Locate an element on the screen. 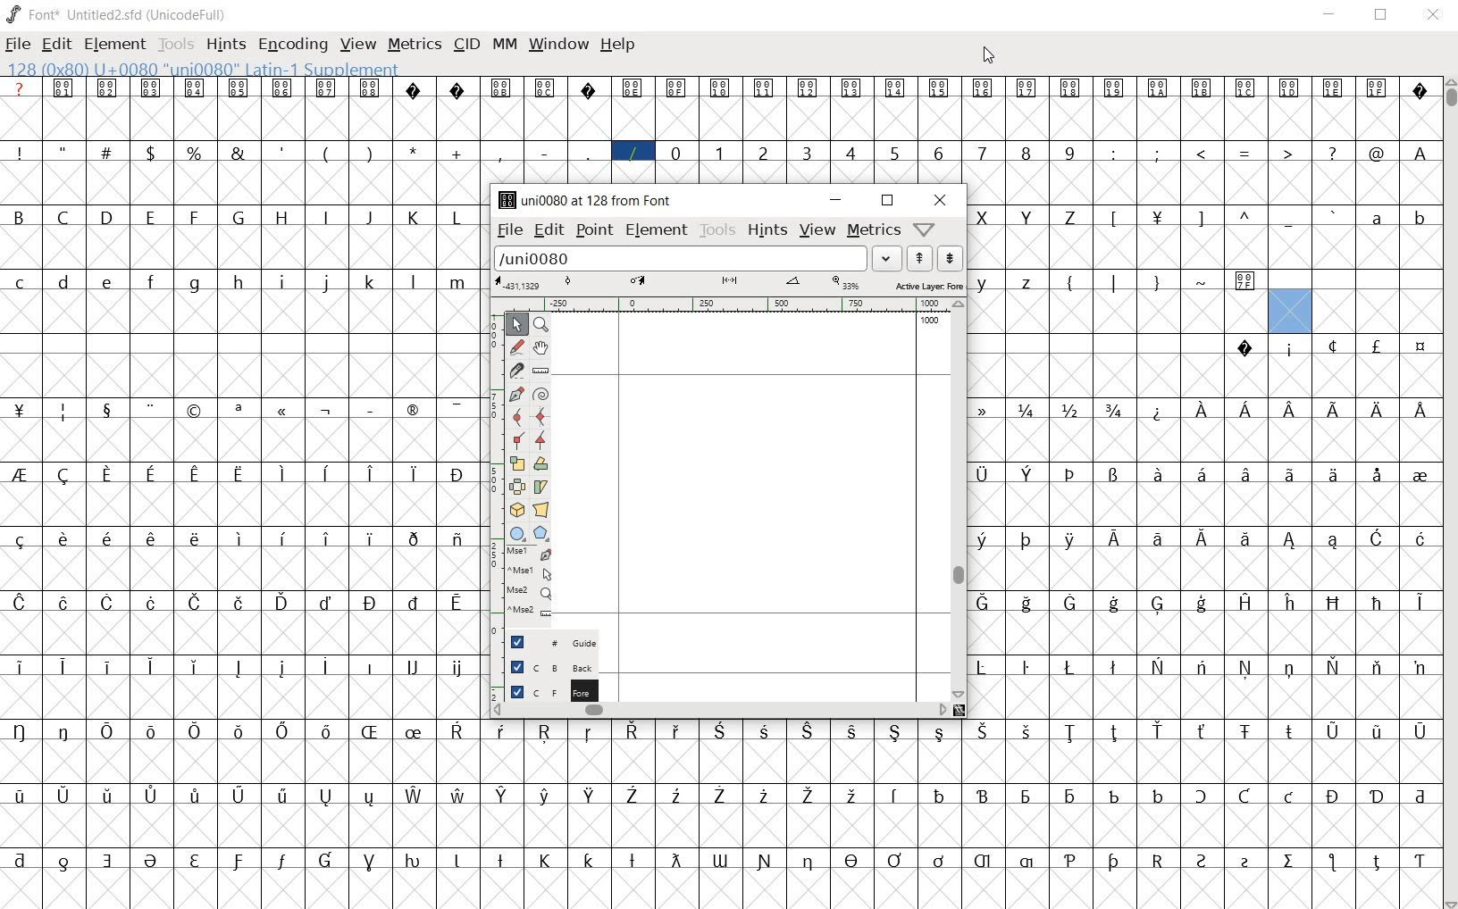 Image resolution: width=1458 pixels, height=909 pixels. glyph is located at coordinates (982, 153).